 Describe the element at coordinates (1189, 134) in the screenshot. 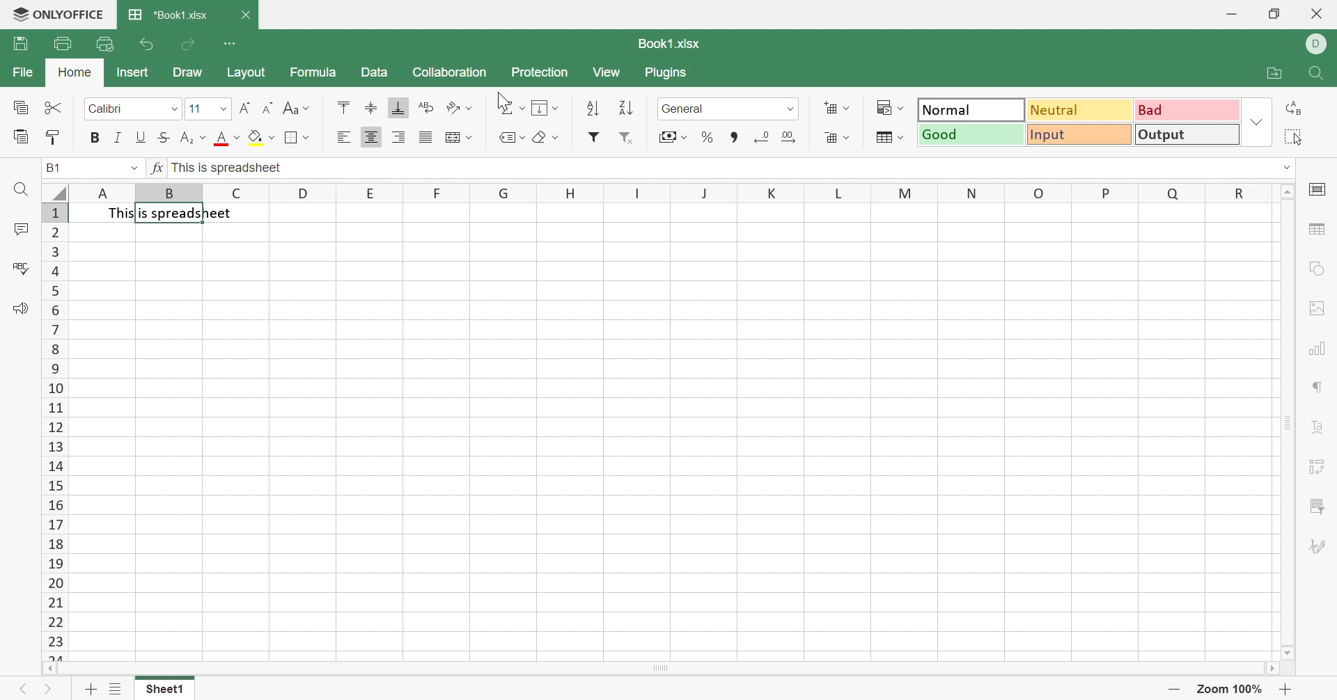

I see `Output` at that location.